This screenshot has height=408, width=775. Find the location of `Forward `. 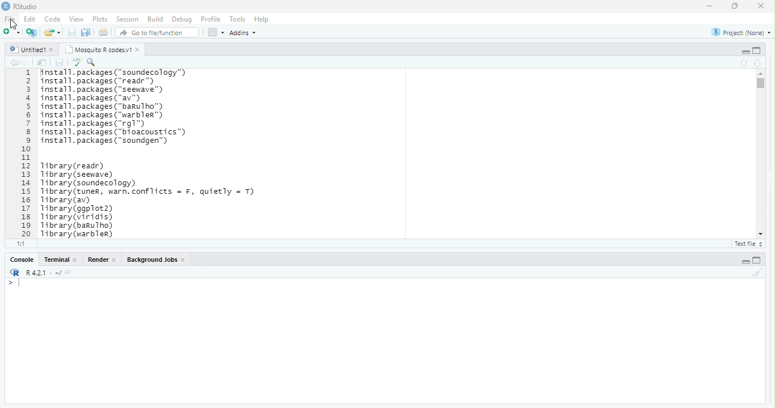

Forward  is located at coordinates (26, 63).